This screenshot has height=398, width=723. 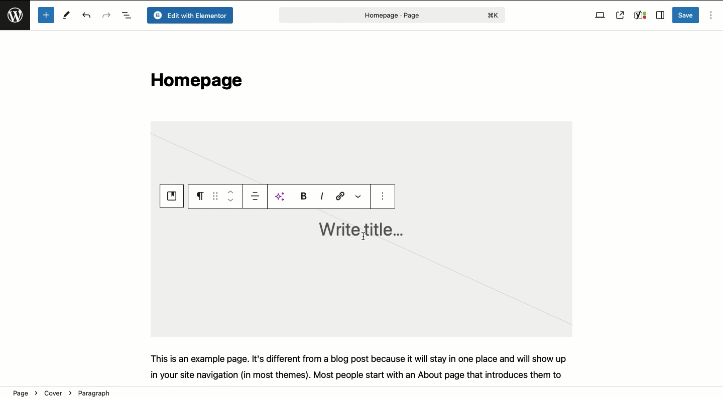 What do you see at coordinates (322, 196) in the screenshot?
I see `Italics` at bounding box center [322, 196].